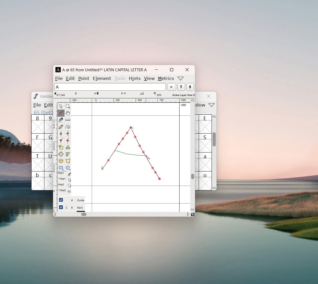  Describe the element at coordinates (49, 181) in the screenshot. I see `c` at that location.